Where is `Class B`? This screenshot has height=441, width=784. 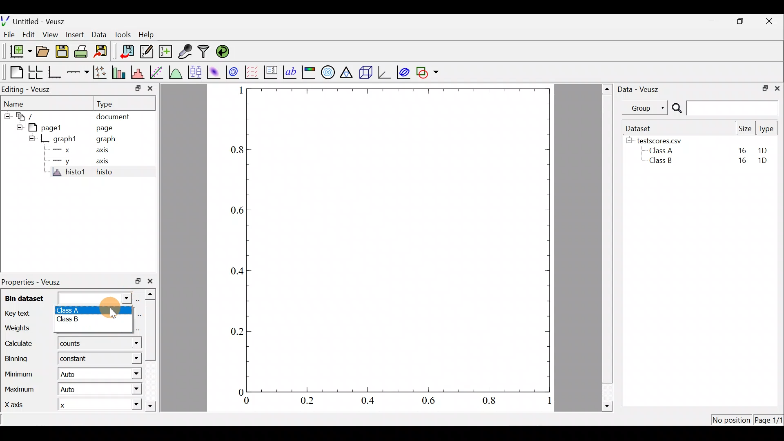
Class B is located at coordinates (659, 162).